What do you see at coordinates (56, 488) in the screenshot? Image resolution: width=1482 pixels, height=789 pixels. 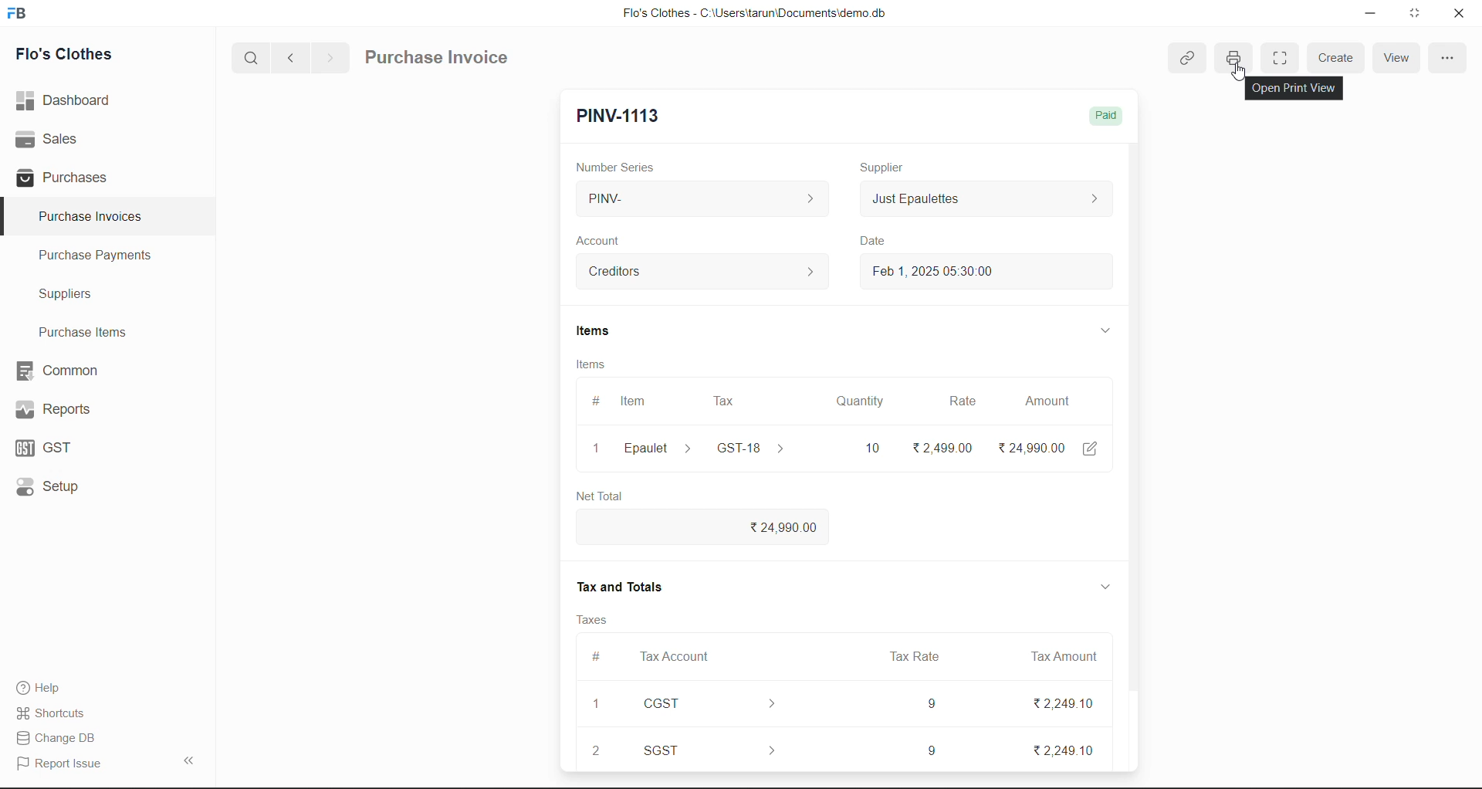 I see `Setup` at bounding box center [56, 488].